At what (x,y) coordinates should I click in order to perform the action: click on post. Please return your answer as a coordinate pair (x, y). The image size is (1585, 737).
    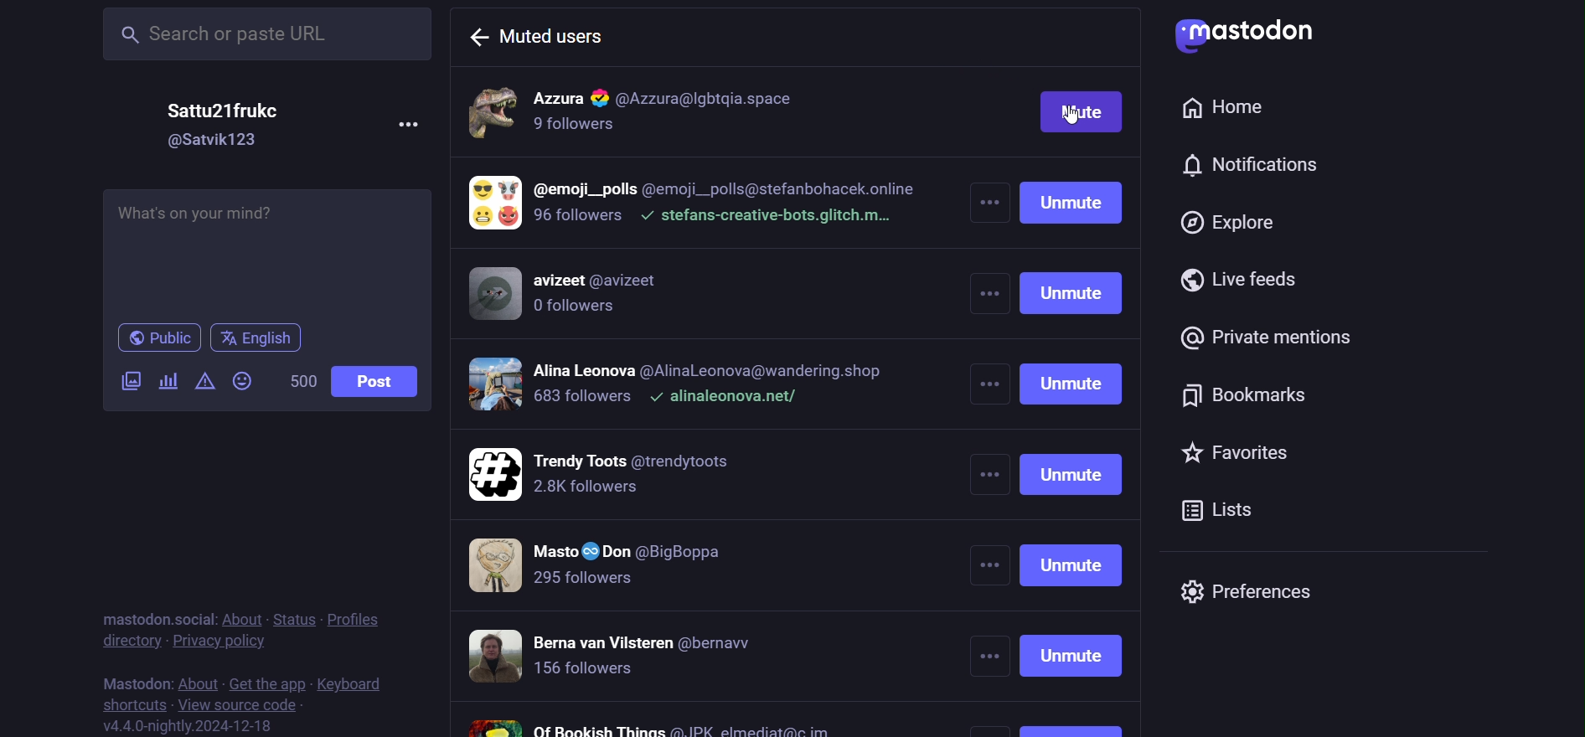
    Looking at the image, I should click on (381, 379).